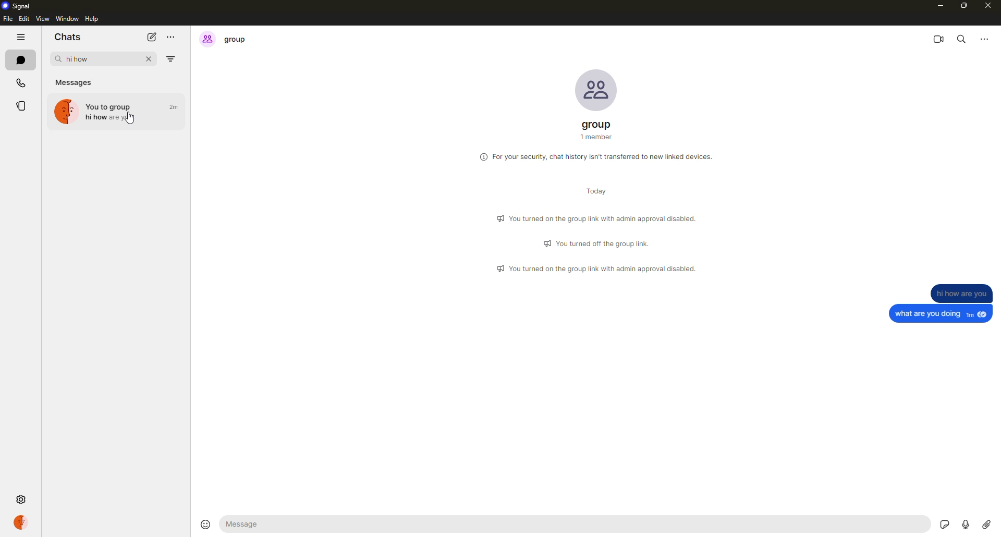 The image size is (1001, 537). What do you see at coordinates (22, 106) in the screenshot?
I see `stories` at bounding box center [22, 106].